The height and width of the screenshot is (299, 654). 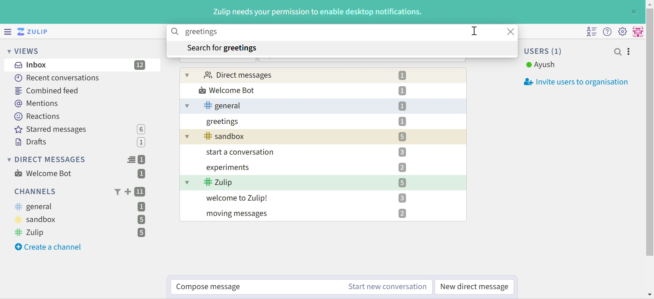 What do you see at coordinates (38, 220) in the screenshot?
I see `sandbox` at bounding box center [38, 220].